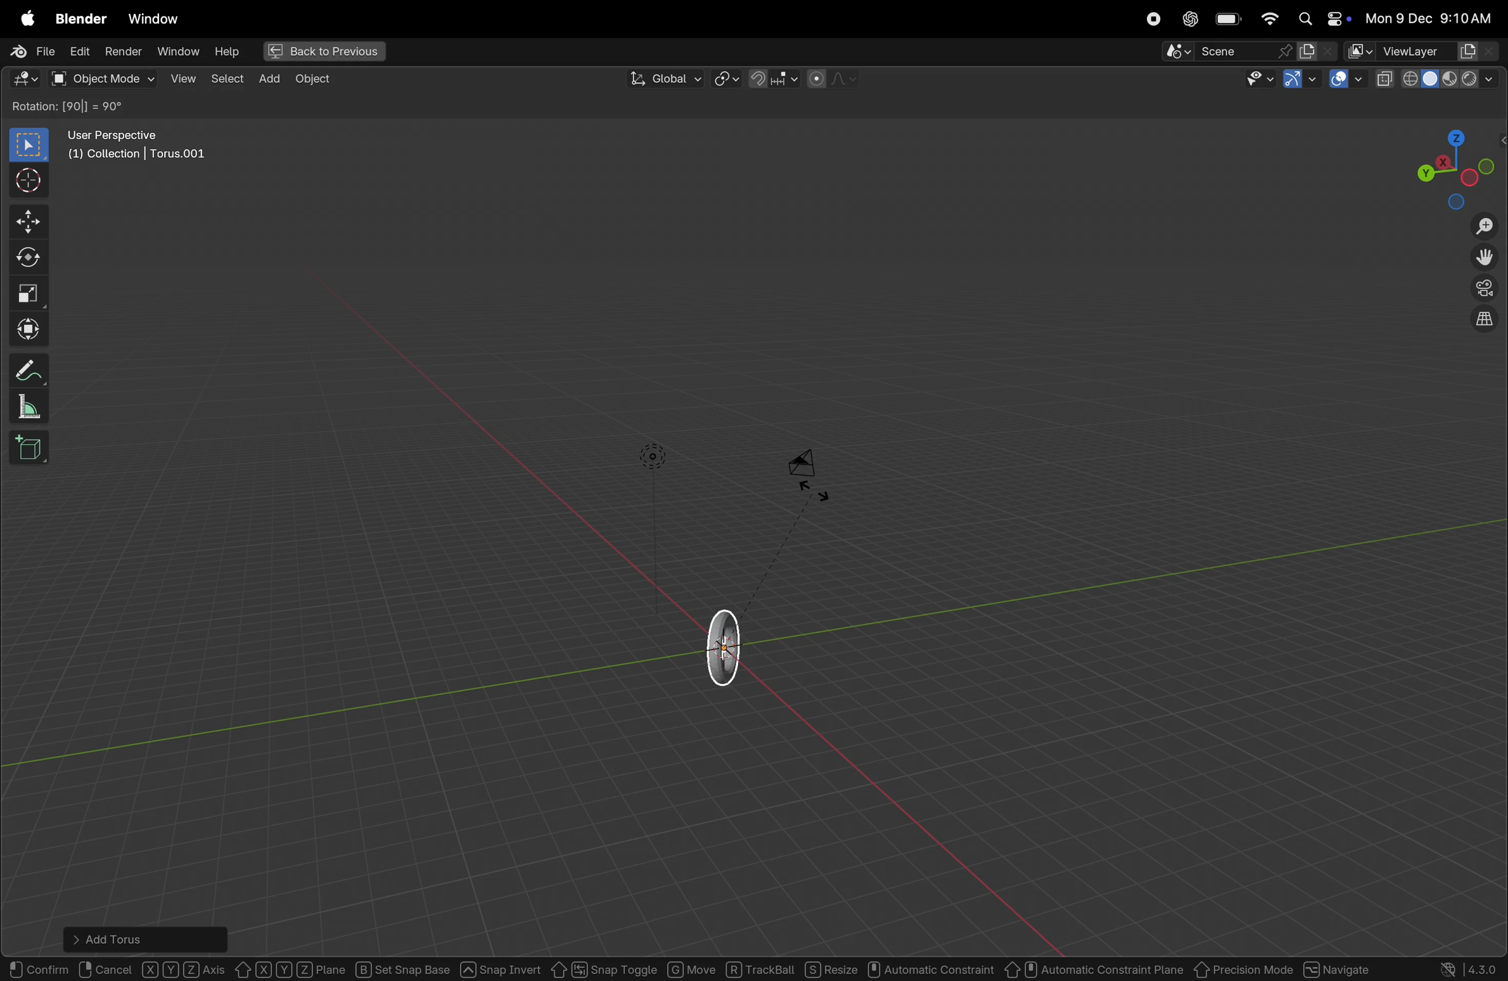 The width and height of the screenshot is (1508, 981). I want to click on view shading, so click(1454, 77).